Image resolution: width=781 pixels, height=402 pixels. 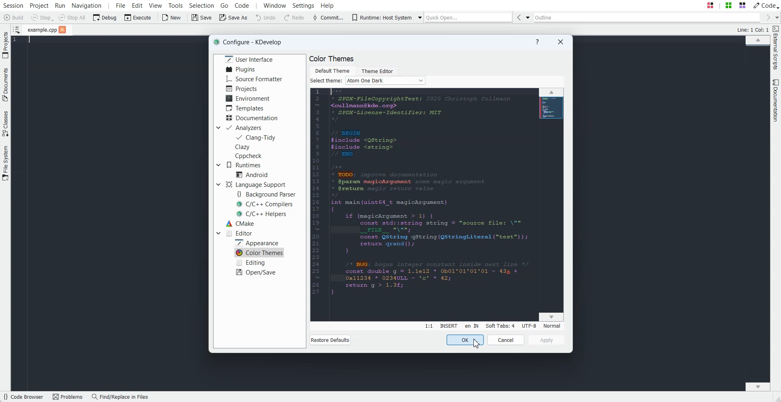 What do you see at coordinates (468, 17) in the screenshot?
I see `Quick Open` at bounding box center [468, 17].